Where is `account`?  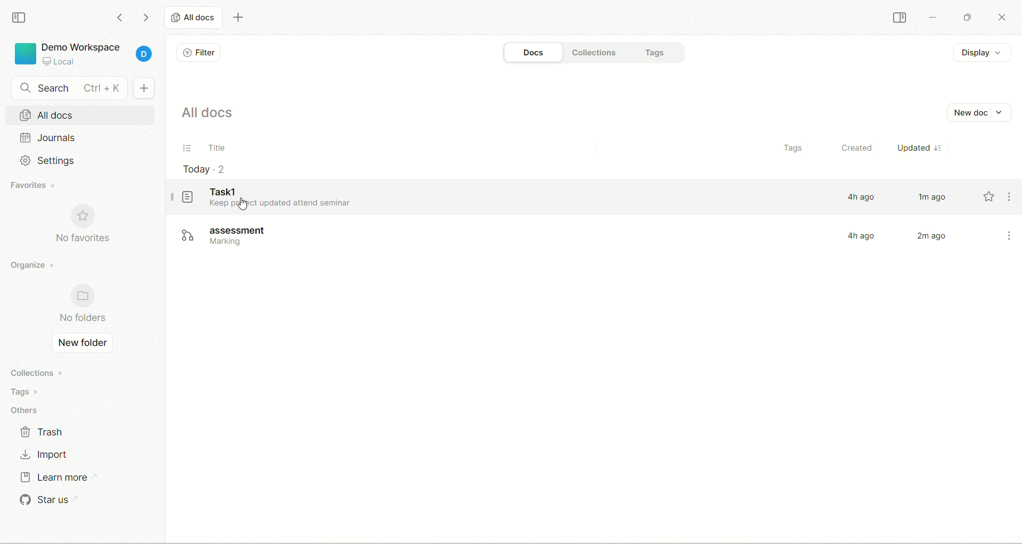 account is located at coordinates (144, 55).